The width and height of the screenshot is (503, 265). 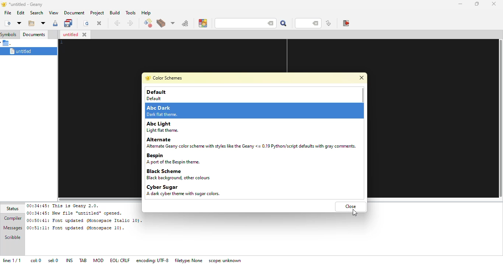 What do you see at coordinates (283, 23) in the screenshot?
I see `search` at bounding box center [283, 23].